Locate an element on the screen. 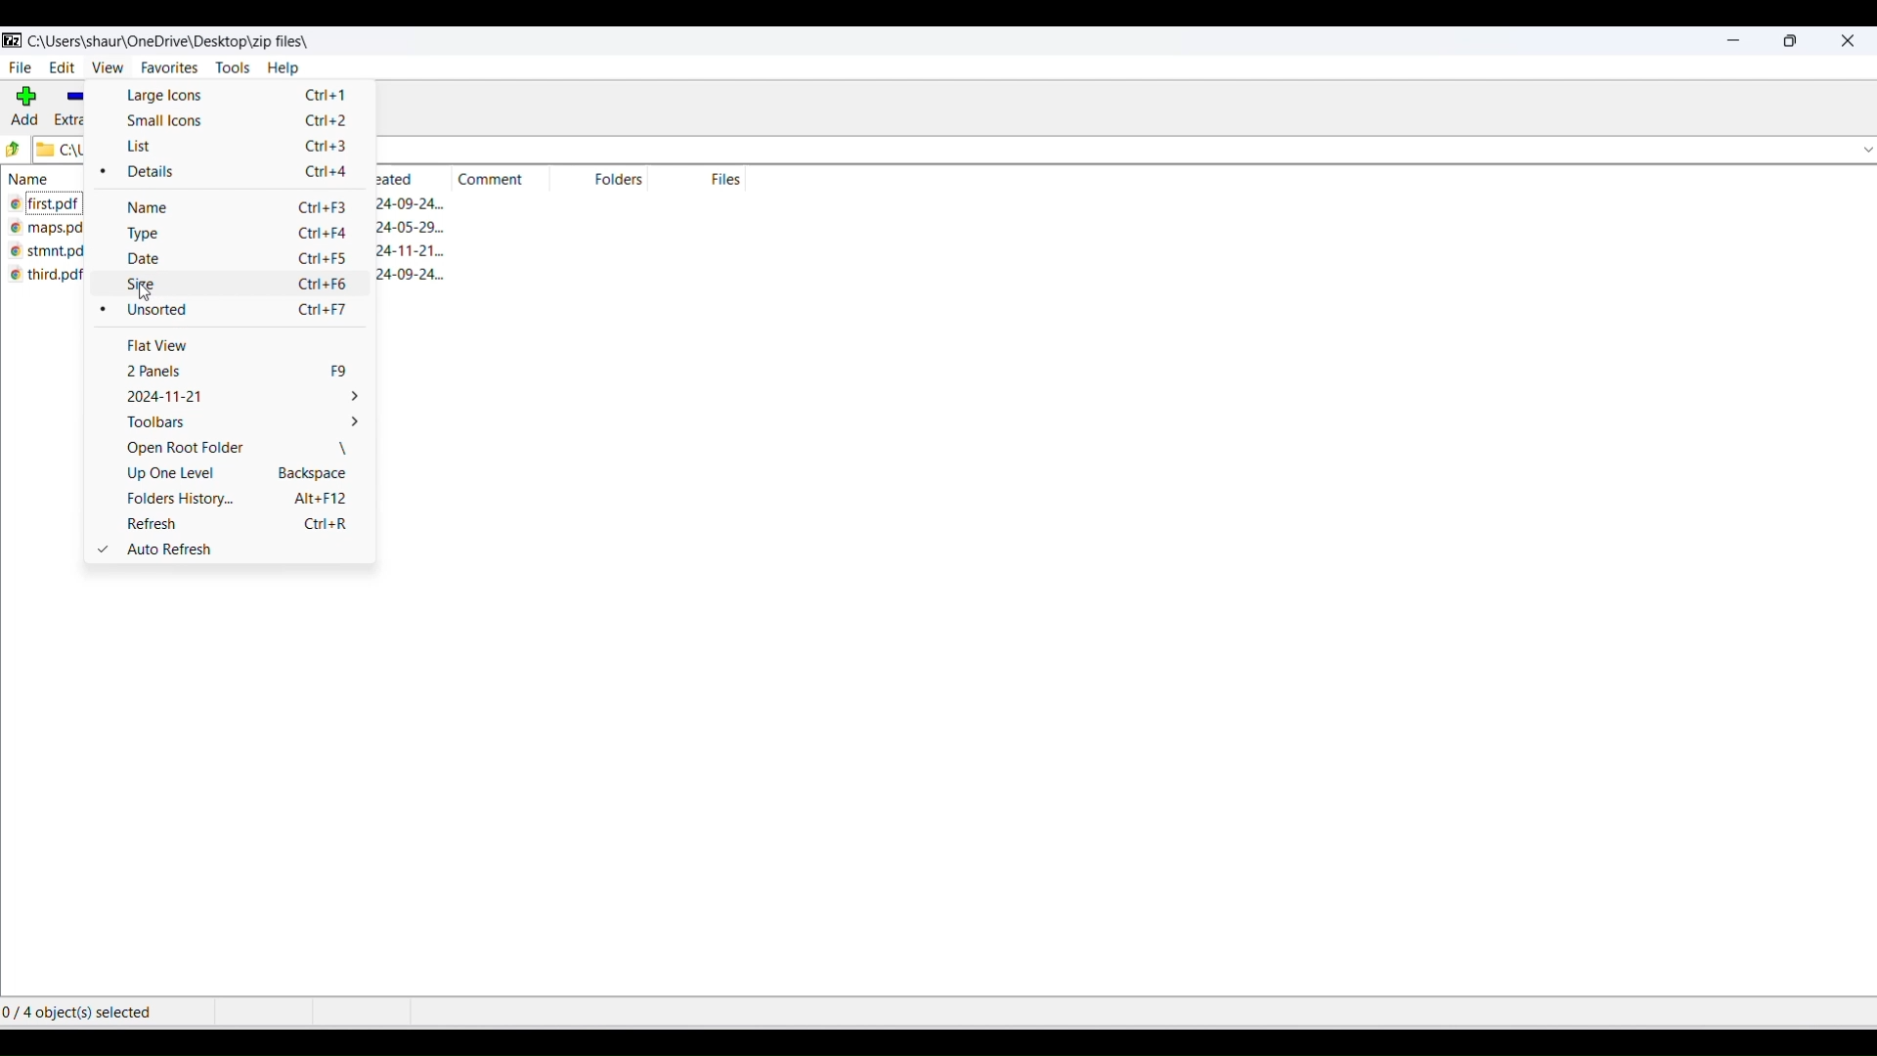  list is located at coordinates (240, 148).